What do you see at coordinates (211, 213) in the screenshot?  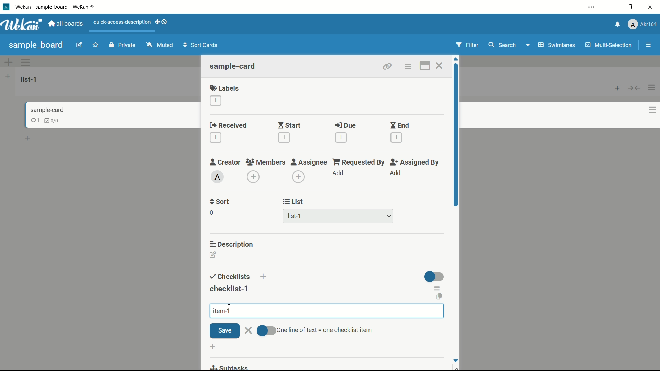 I see `0` at bounding box center [211, 213].